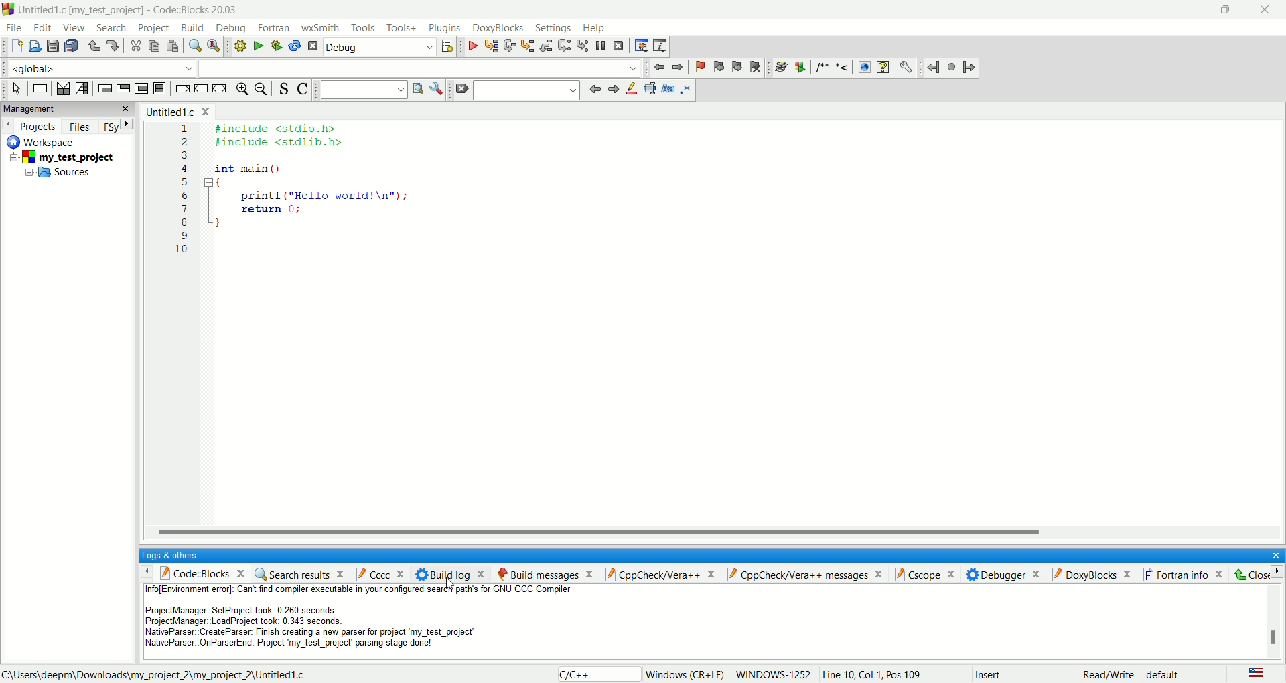  Describe the element at coordinates (461, 90) in the screenshot. I see `clear` at that location.